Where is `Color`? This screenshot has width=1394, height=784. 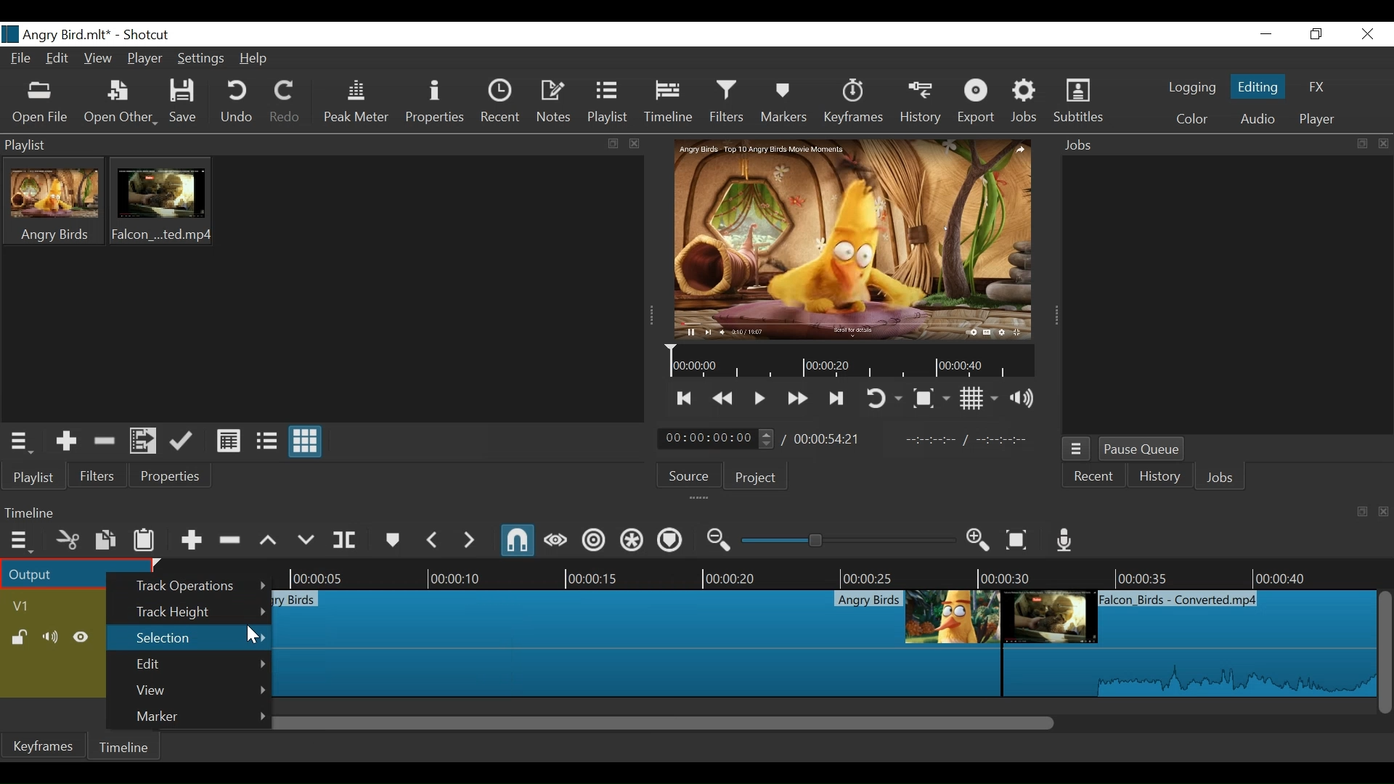
Color is located at coordinates (1193, 121).